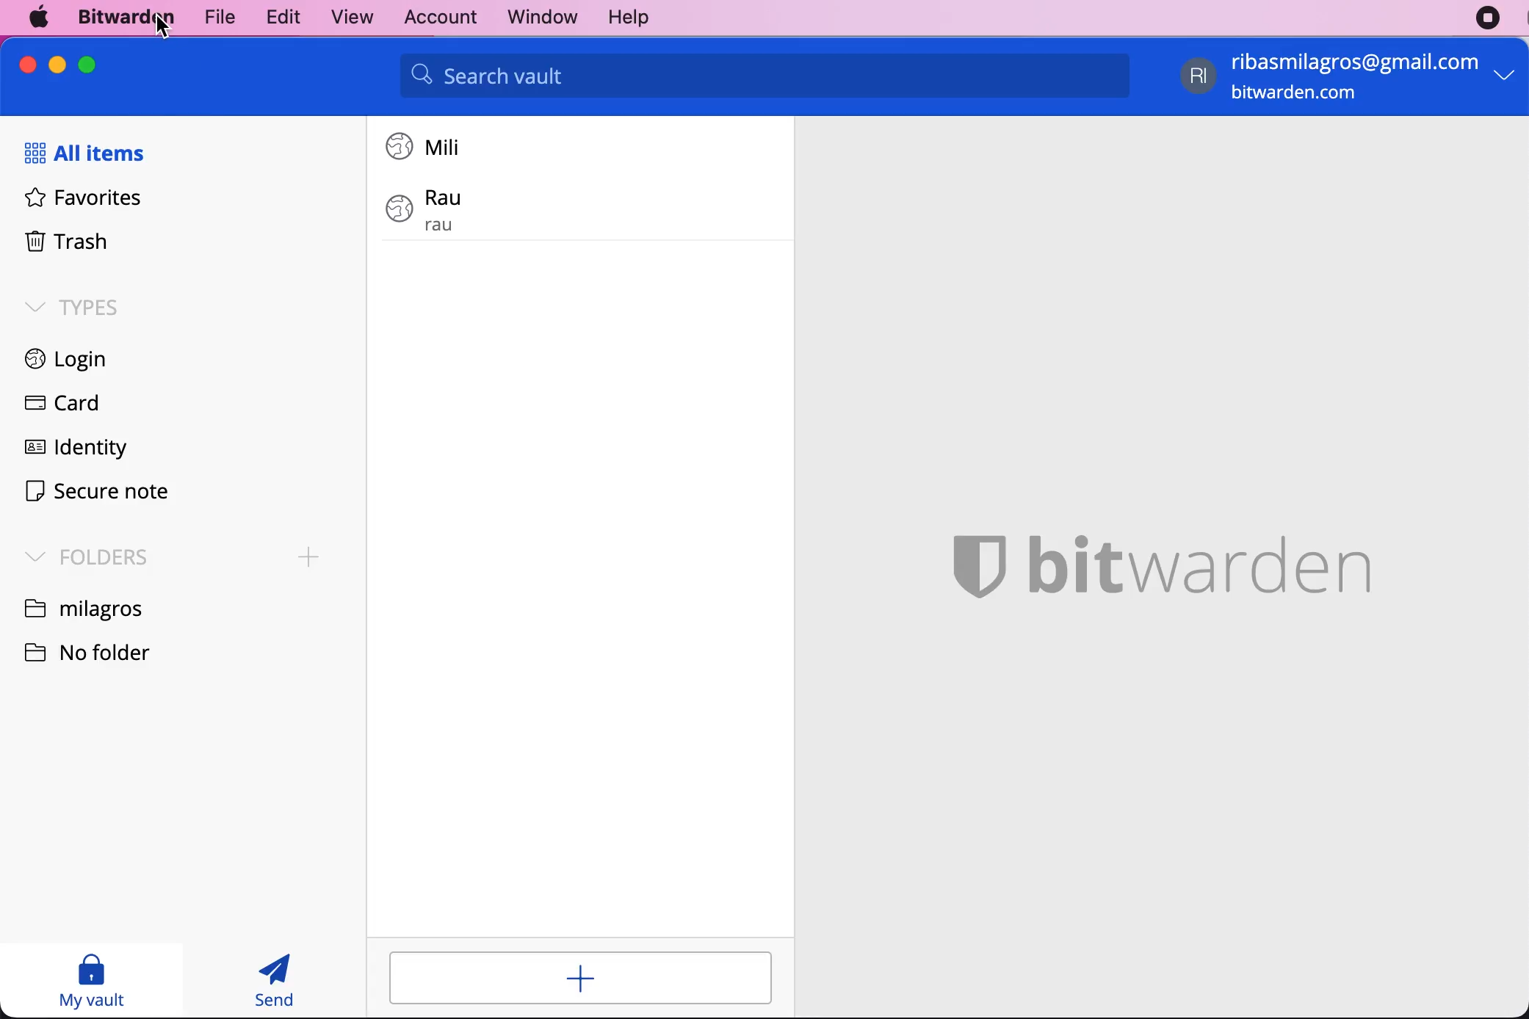 This screenshot has width=1529, height=1019. What do you see at coordinates (488, 209) in the screenshot?
I see `login 2` at bounding box center [488, 209].